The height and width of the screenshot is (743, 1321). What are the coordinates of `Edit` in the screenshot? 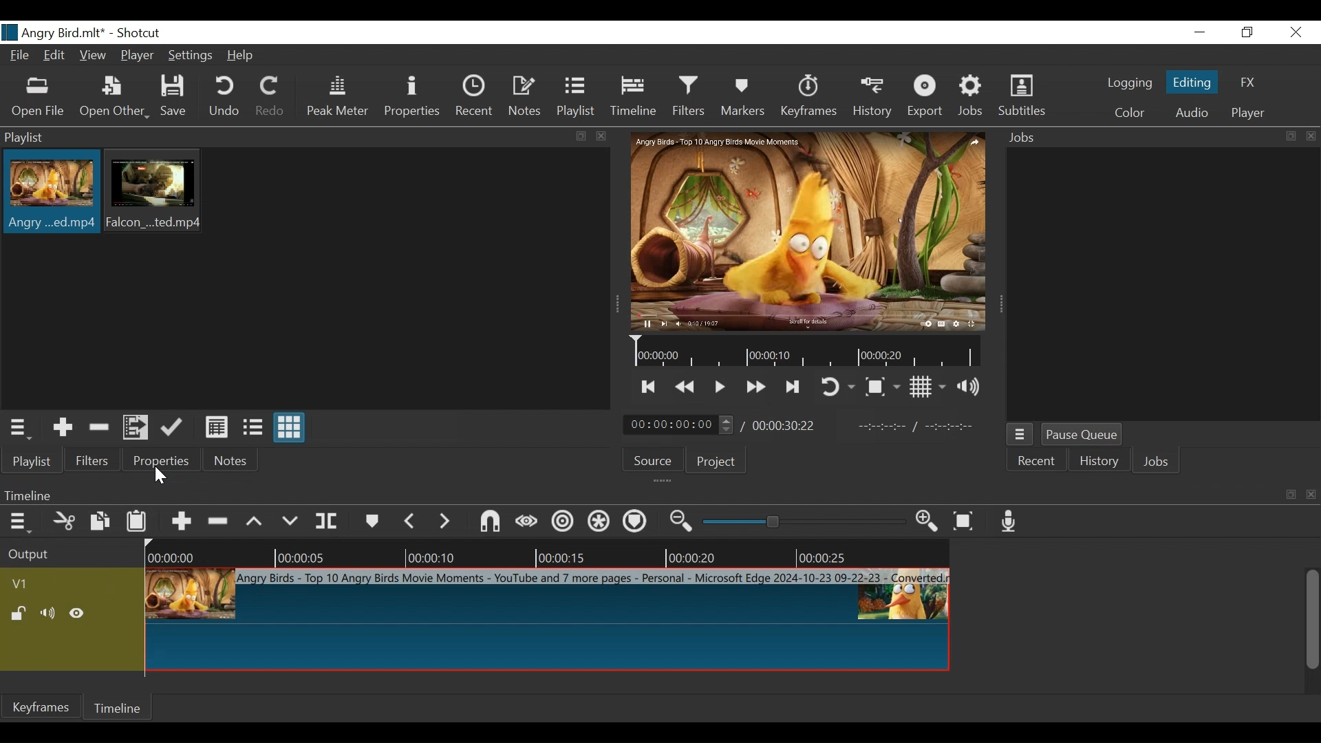 It's located at (56, 56).